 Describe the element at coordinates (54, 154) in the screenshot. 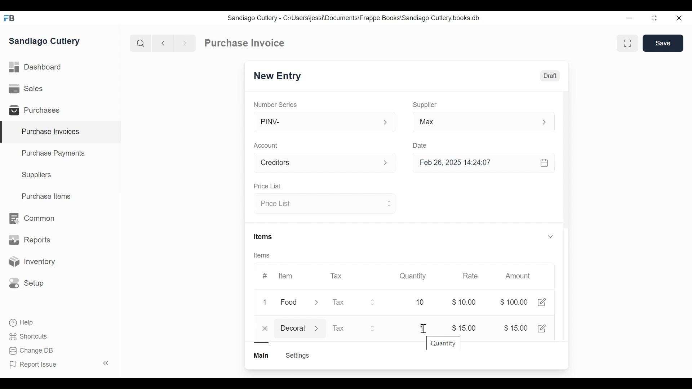

I see `Purchase Payments` at that location.